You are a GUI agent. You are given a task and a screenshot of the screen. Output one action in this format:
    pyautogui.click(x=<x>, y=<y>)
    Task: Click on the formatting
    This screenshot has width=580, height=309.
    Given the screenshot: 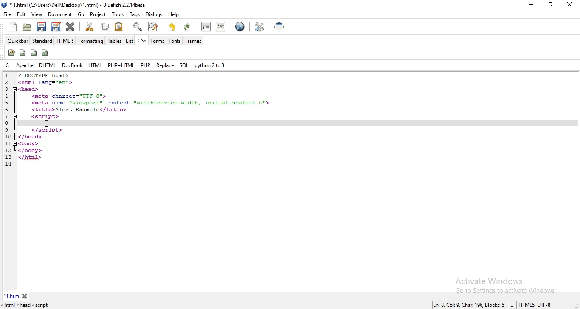 What is the action you would take?
    pyautogui.click(x=90, y=41)
    